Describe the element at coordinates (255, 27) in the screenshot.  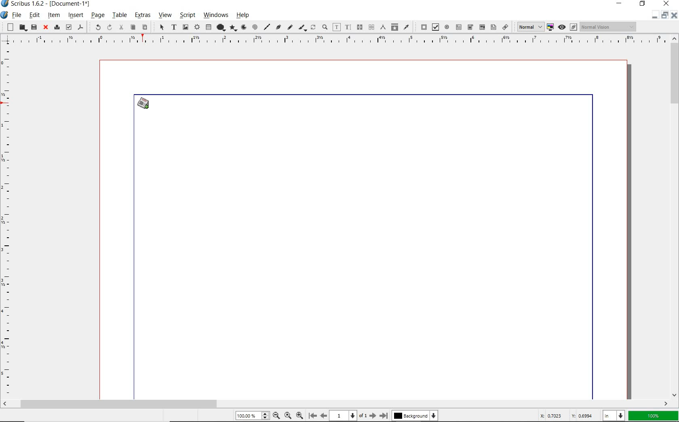
I see `spiral` at that location.